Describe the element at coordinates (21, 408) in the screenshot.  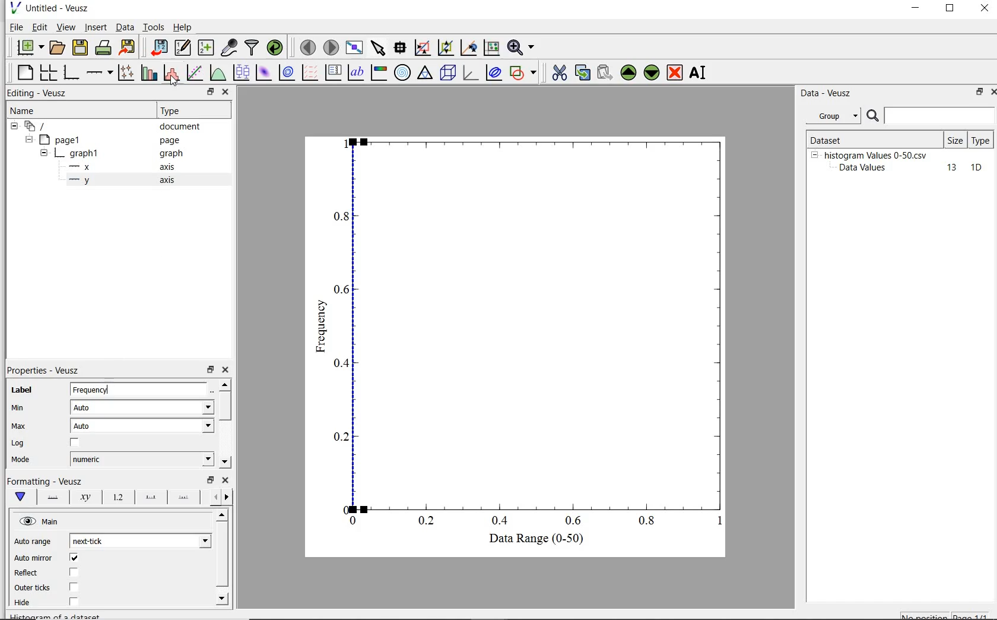
I see `min` at that location.